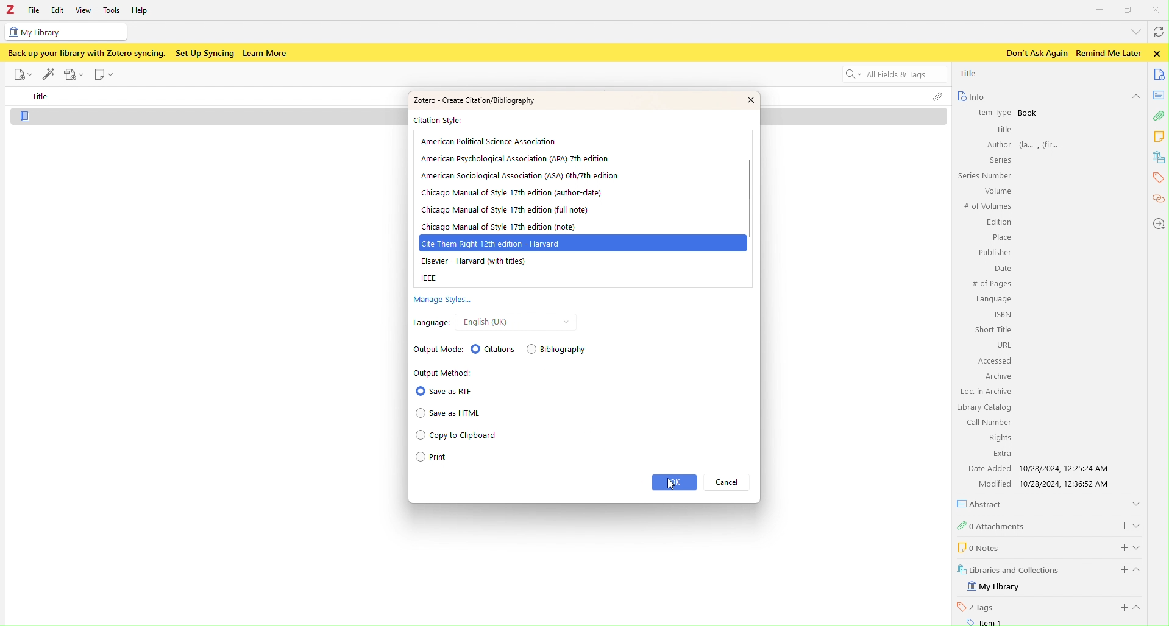 The image size is (1169, 626). What do you see at coordinates (455, 436) in the screenshot?
I see `Copy to Clipboard` at bounding box center [455, 436].